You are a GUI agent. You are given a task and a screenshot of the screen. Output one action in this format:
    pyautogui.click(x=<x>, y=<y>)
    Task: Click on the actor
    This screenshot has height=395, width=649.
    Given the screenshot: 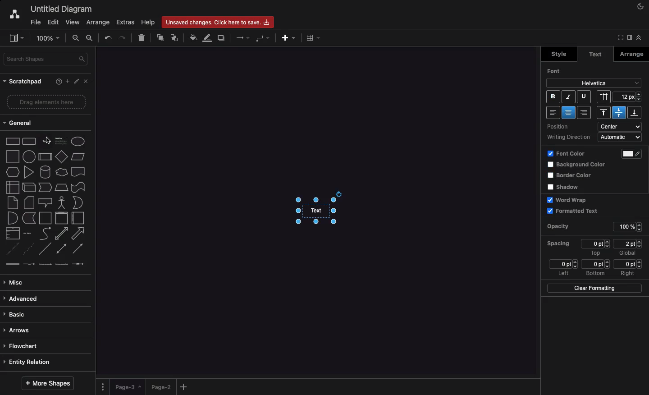 What is the action you would take?
    pyautogui.click(x=61, y=203)
    